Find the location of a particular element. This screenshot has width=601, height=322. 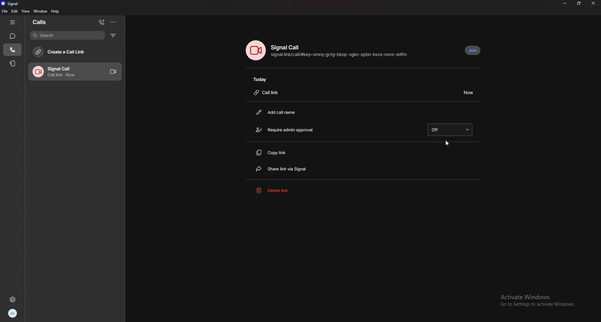

today is located at coordinates (262, 79).